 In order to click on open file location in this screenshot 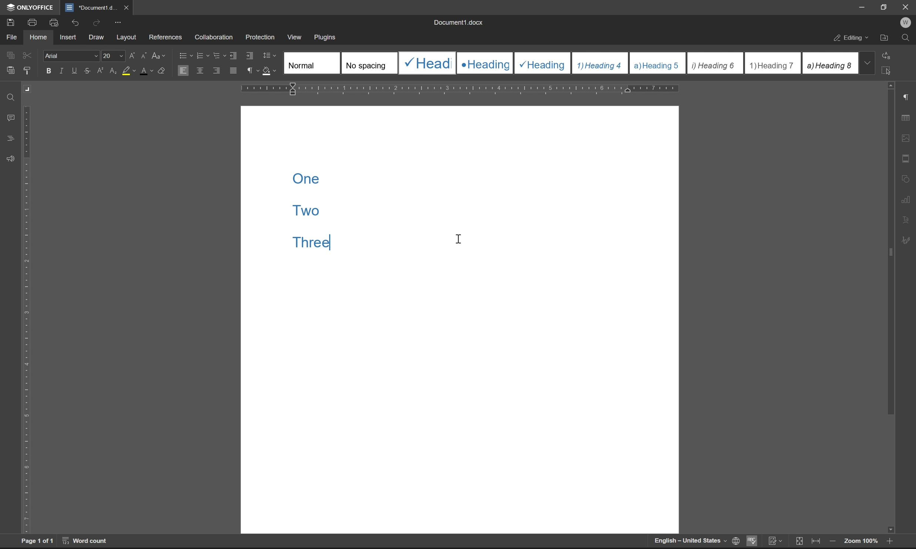, I will do `click(885, 39)`.